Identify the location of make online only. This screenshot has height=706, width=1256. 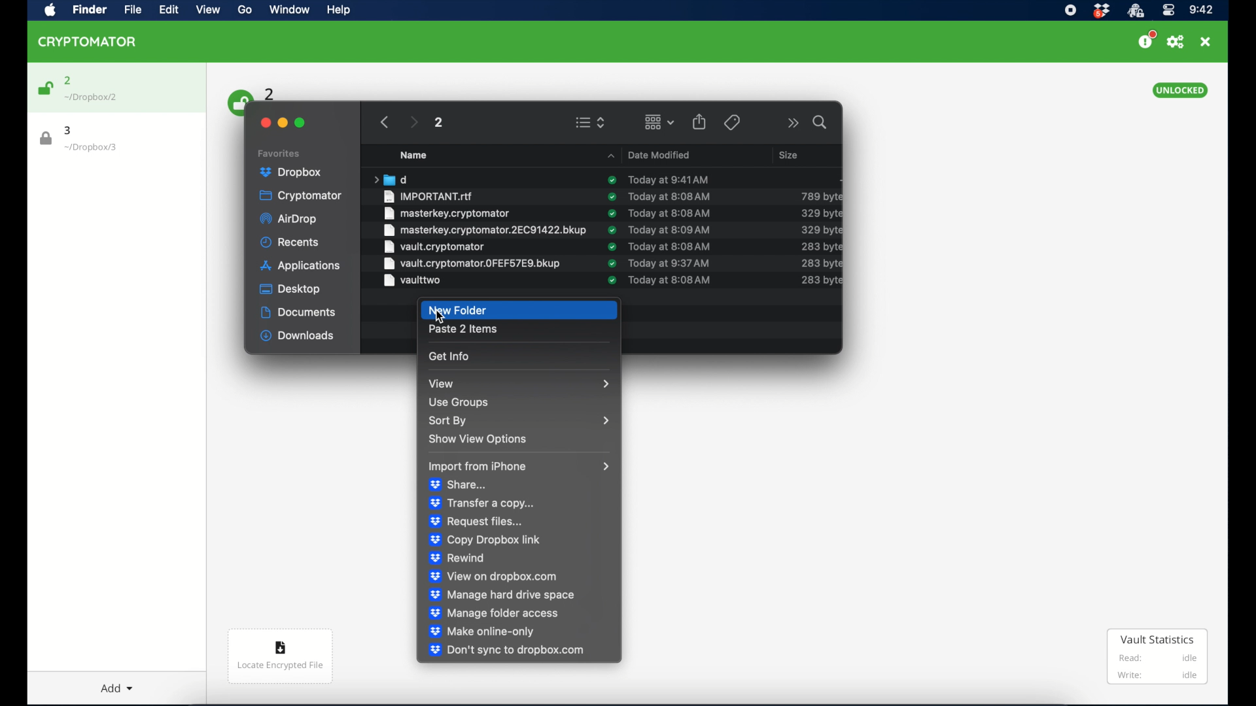
(484, 631).